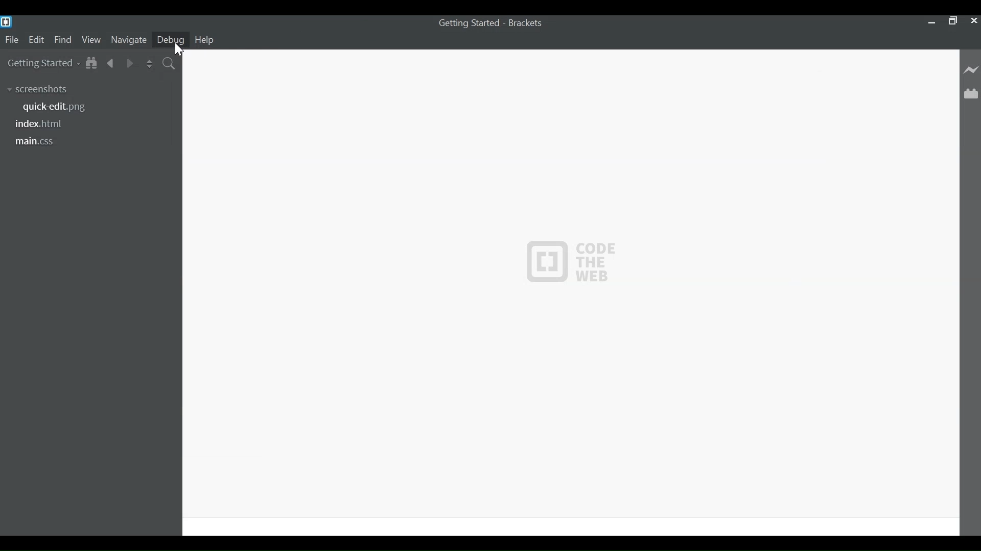 This screenshot has height=551, width=981. Describe the element at coordinates (91, 39) in the screenshot. I see `View` at that location.